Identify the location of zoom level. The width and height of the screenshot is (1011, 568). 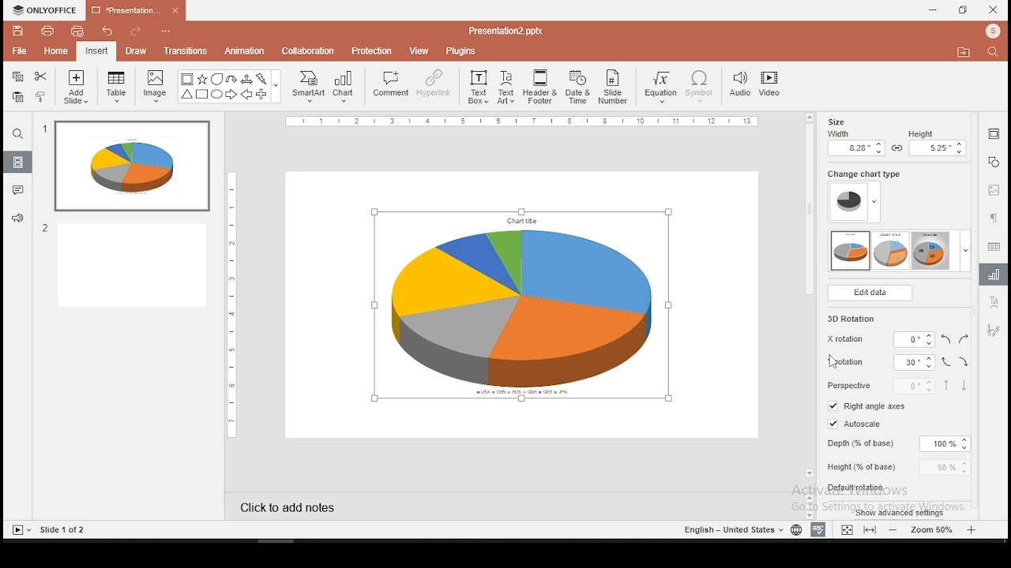
(935, 529).